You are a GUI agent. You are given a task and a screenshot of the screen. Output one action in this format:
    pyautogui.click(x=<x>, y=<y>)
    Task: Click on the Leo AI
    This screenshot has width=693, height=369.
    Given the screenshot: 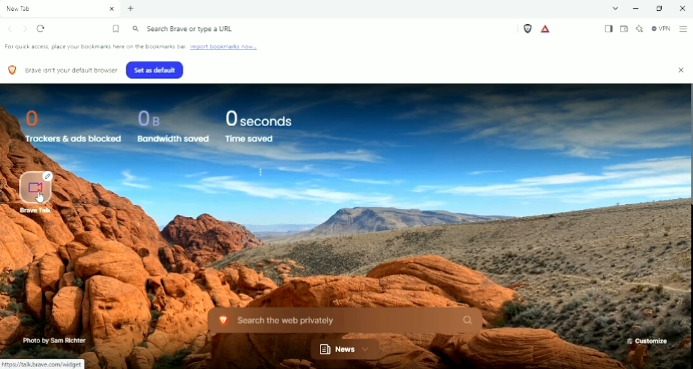 What is the action you would take?
    pyautogui.click(x=639, y=29)
    